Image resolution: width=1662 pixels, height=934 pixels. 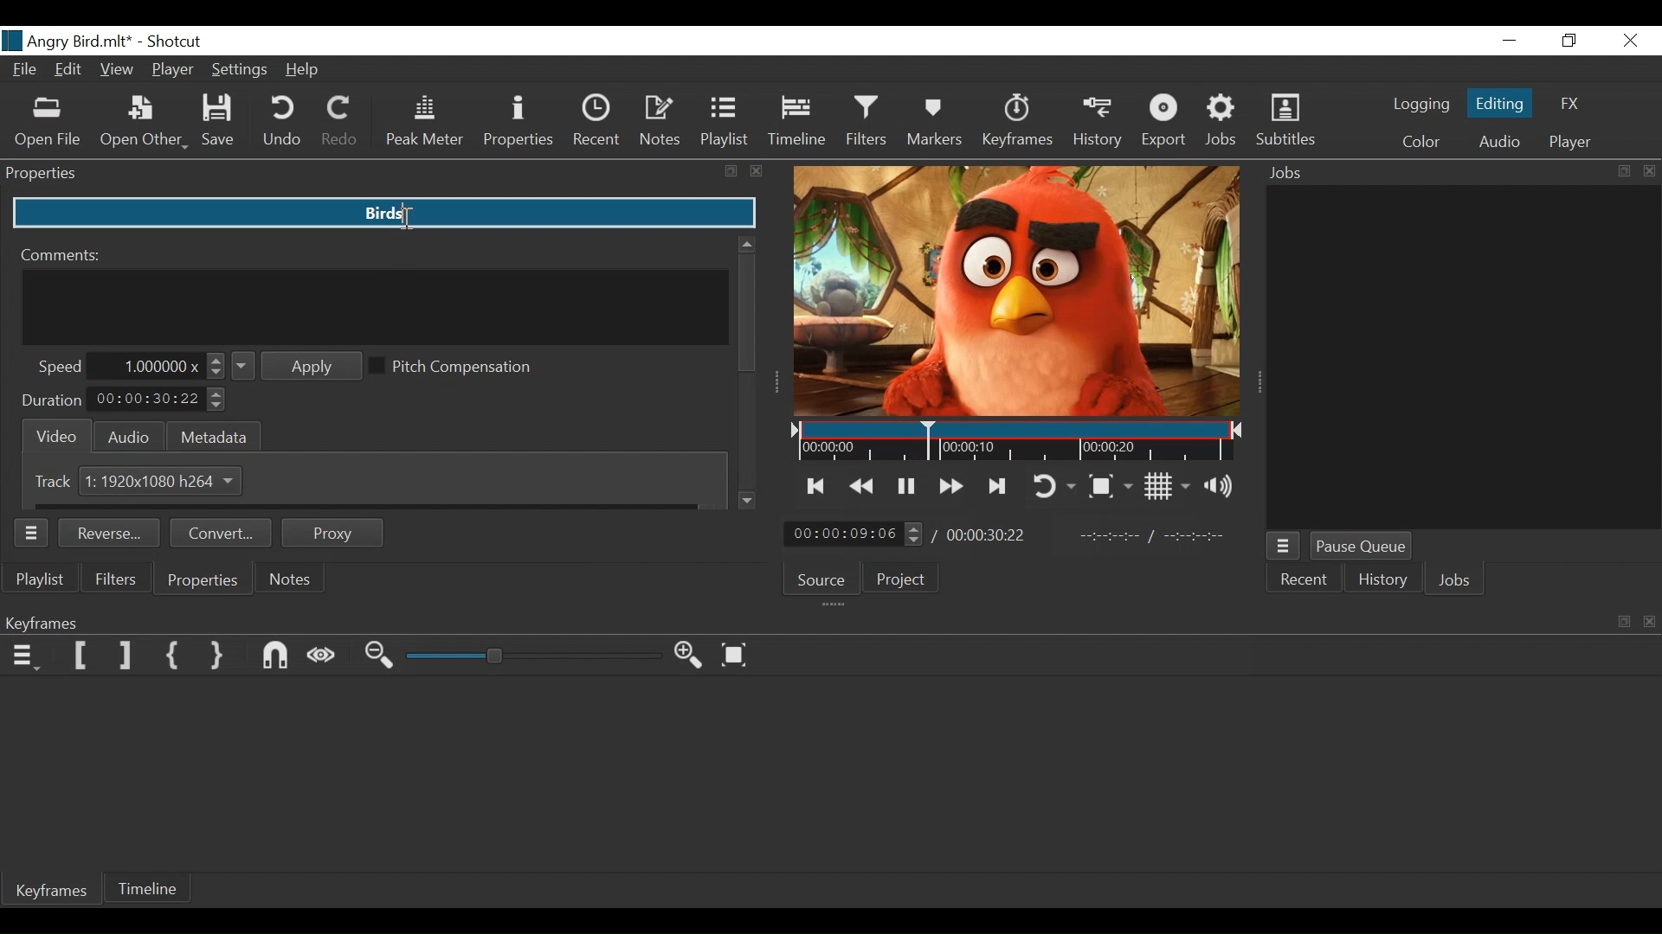 I want to click on Notes, so click(x=292, y=579).